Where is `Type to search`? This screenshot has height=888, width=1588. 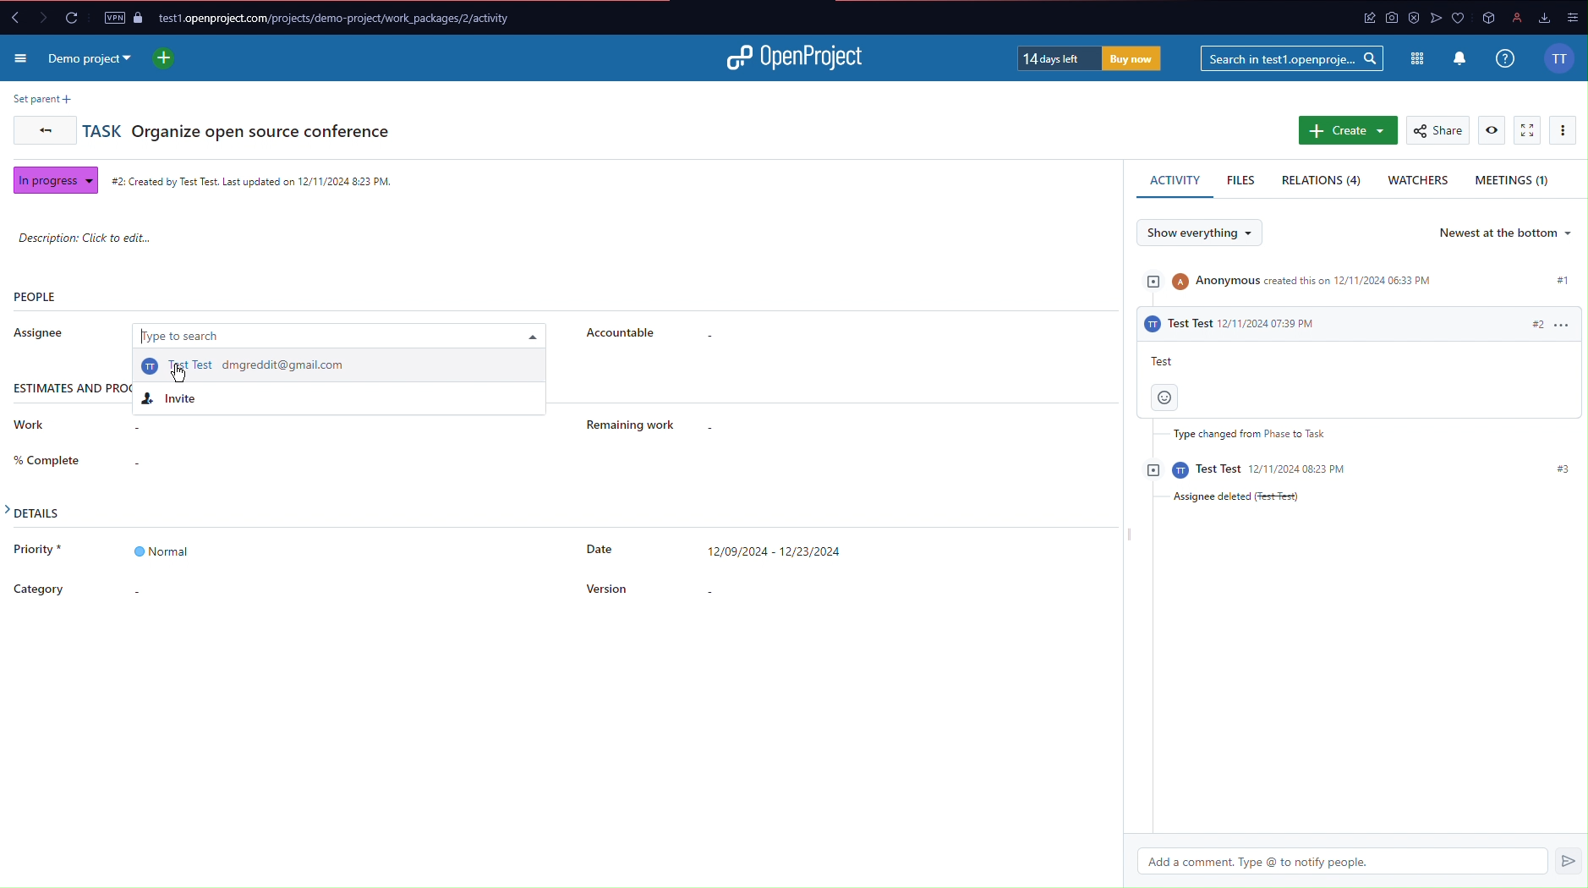
Type to search is located at coordinates (343, 335).